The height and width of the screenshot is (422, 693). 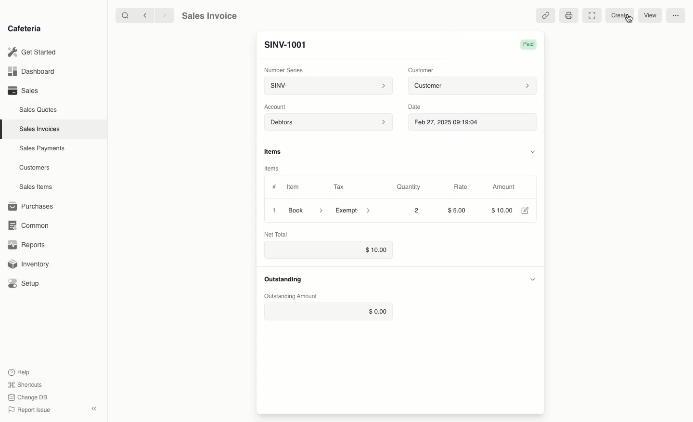 What do you see at coordinates (618, 16) in the screenshot?
I see `create` at bounding box center [618, 16].